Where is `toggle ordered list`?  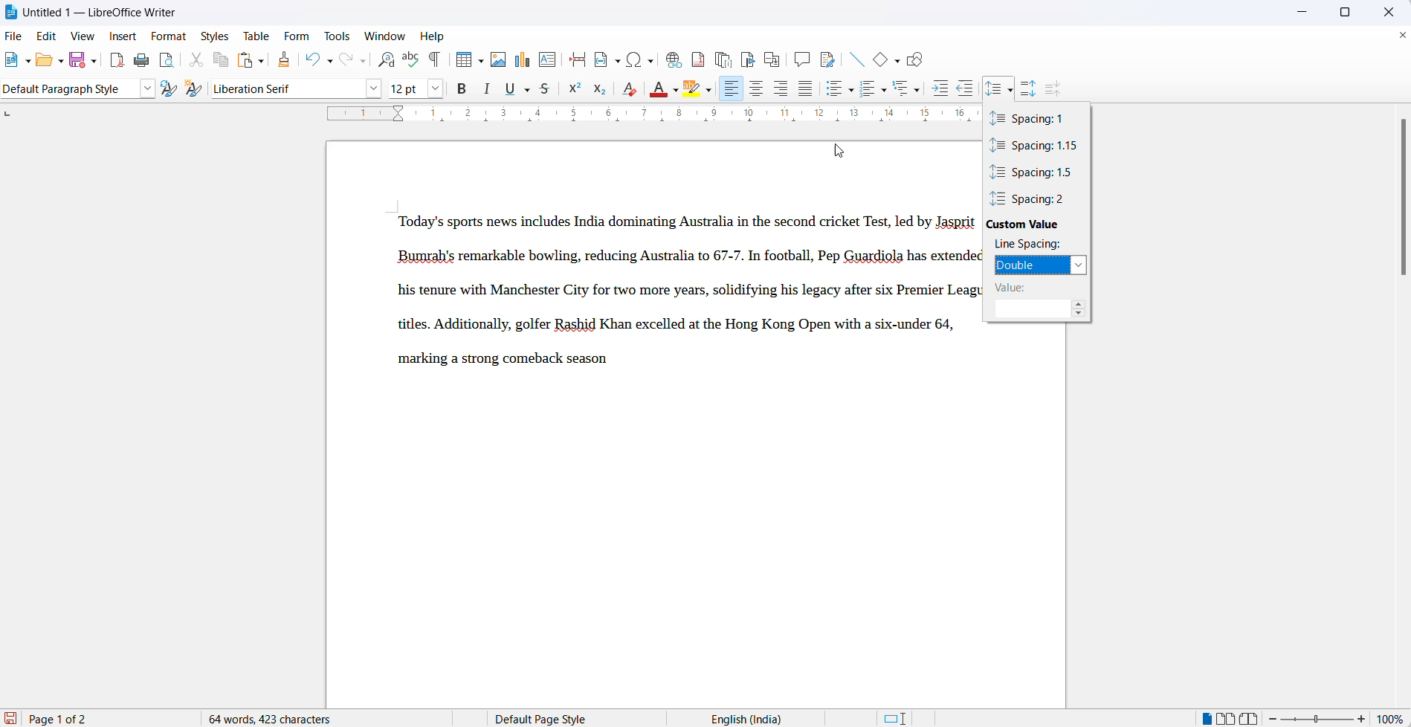 toggle ordered list is located at coordinates (883, 91).